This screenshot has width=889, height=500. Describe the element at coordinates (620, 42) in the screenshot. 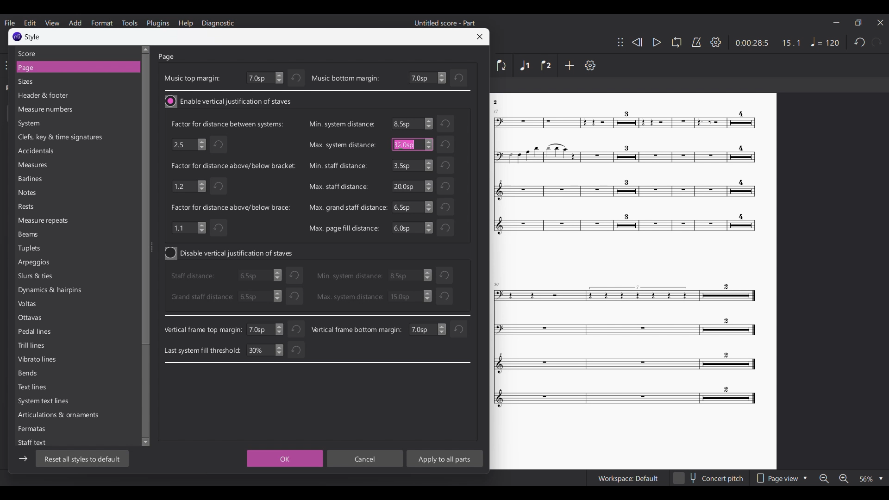

I see `Change toolbar position` at that location.